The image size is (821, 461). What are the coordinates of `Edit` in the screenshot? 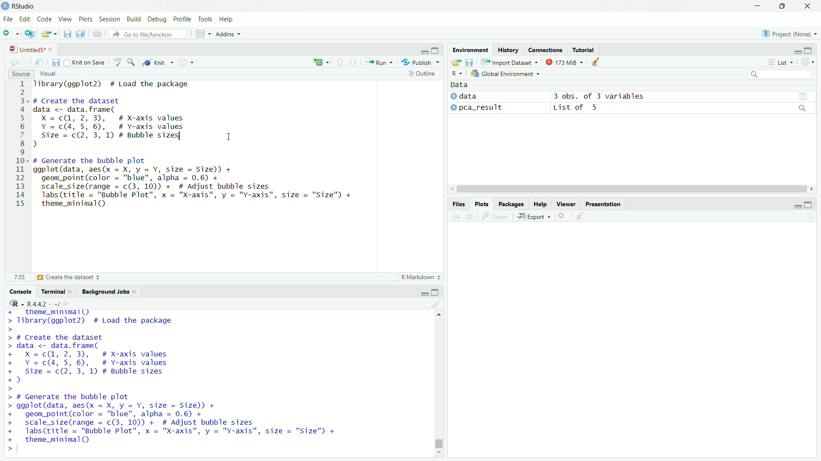 It's located at (26, 20).